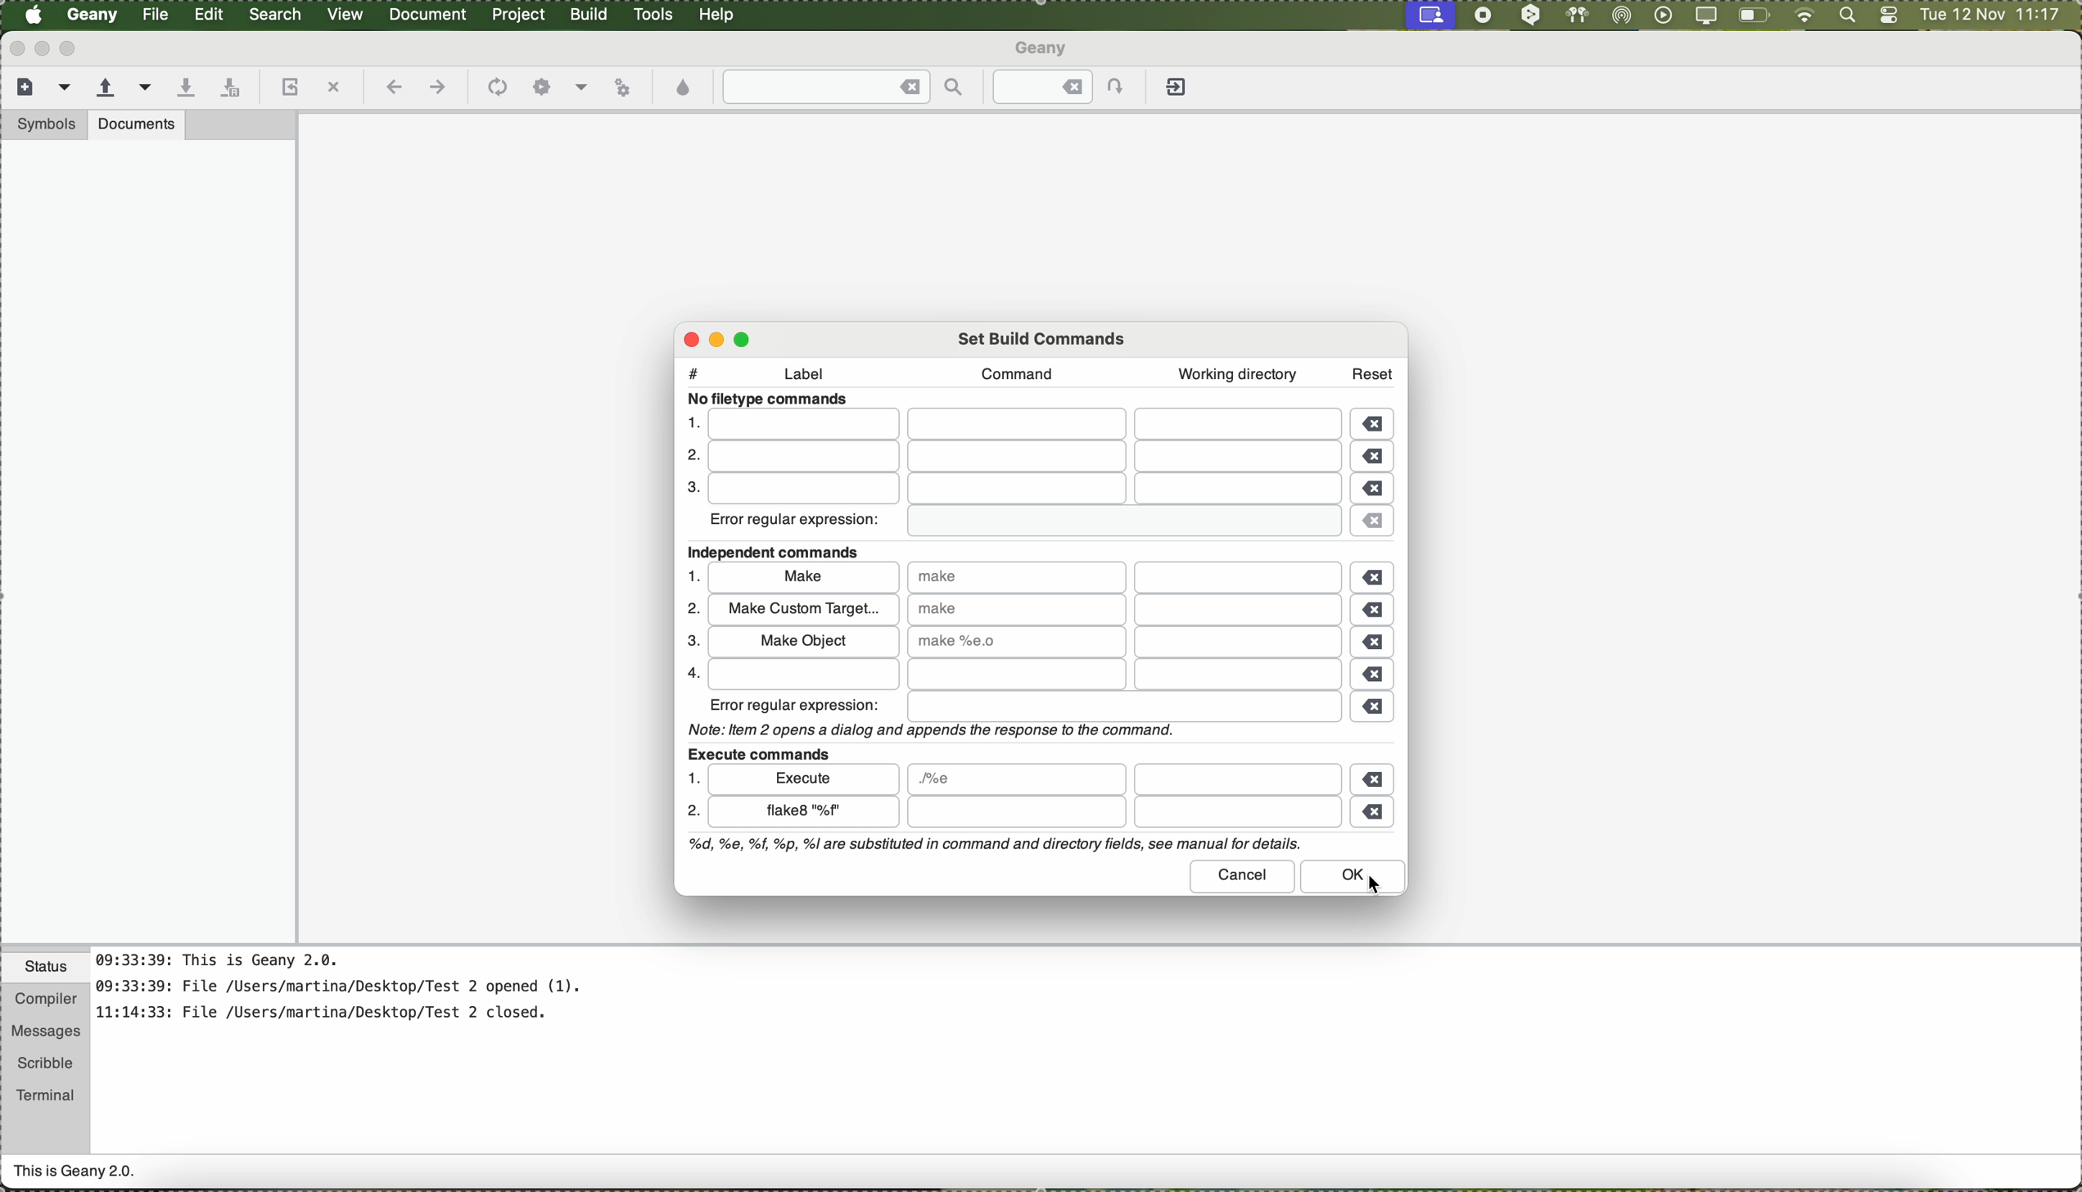  Describe the element at coordinates (1068, 87) in the screenshot. I see `jump to the entered line number` at that location.